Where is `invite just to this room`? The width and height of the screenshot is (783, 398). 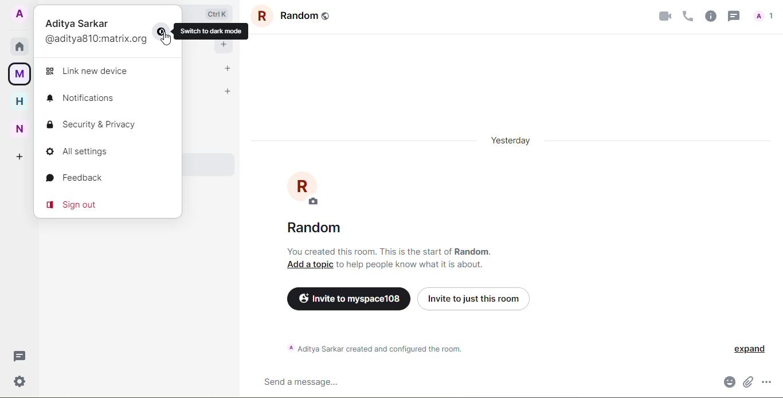
invite just to this room is located at coordinates (475, 298).